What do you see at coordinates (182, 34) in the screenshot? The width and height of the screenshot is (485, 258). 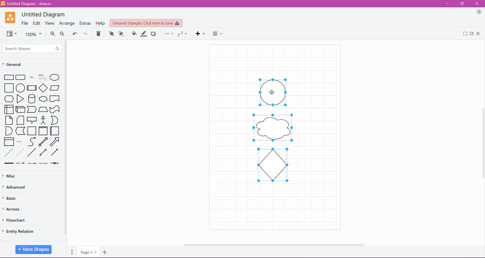 I see `Waypoints` at bounding box center [182, 34].